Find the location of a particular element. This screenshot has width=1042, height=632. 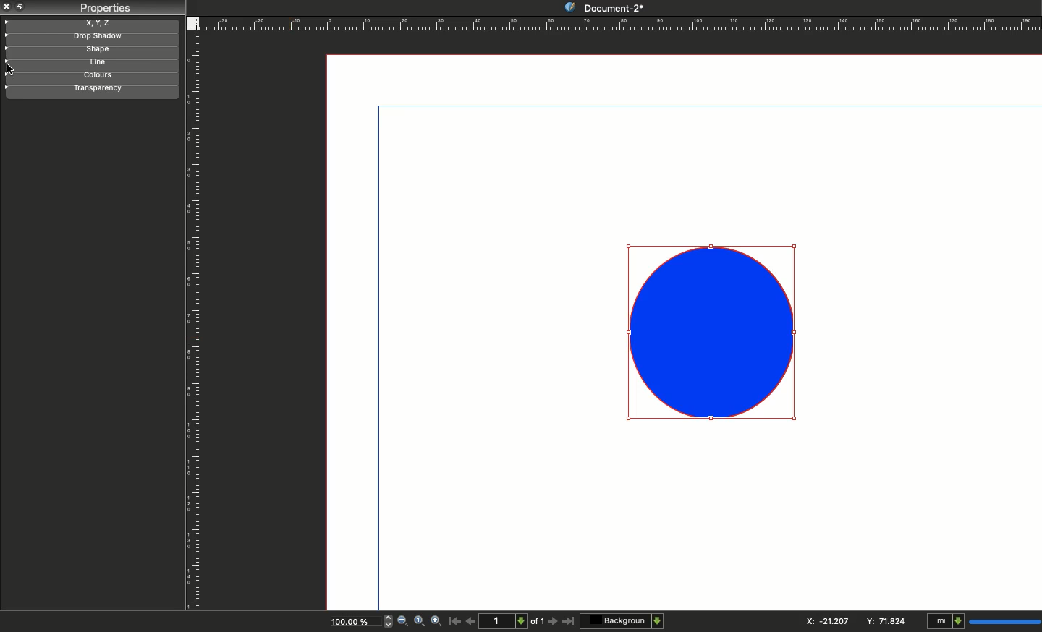

X: 115.544 is located at coordinates (823, 621).